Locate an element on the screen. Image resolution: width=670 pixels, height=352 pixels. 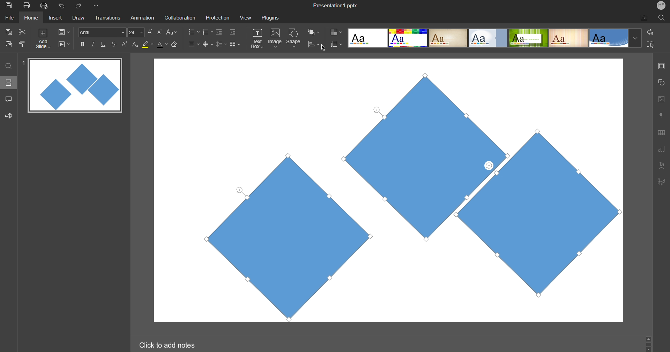
chat is located at coordinates (9, 98).